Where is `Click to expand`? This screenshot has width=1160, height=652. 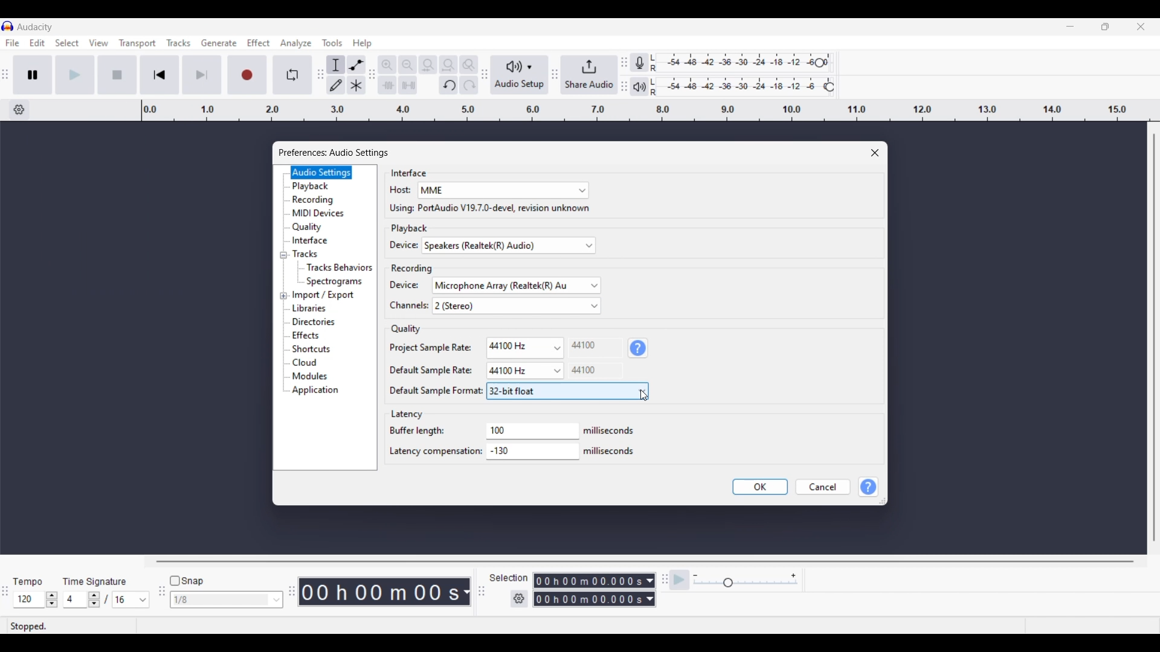 Click to expand is located at coordinates (283, 296).